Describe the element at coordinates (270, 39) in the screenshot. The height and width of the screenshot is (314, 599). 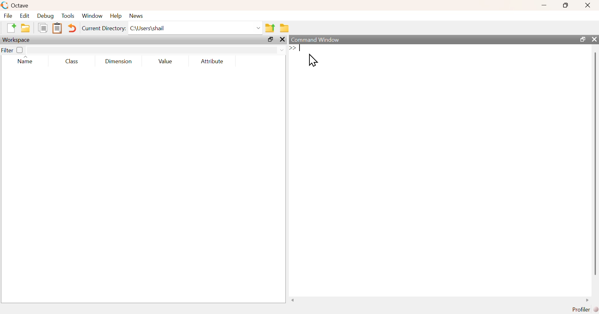
I see `maximize` at that location.